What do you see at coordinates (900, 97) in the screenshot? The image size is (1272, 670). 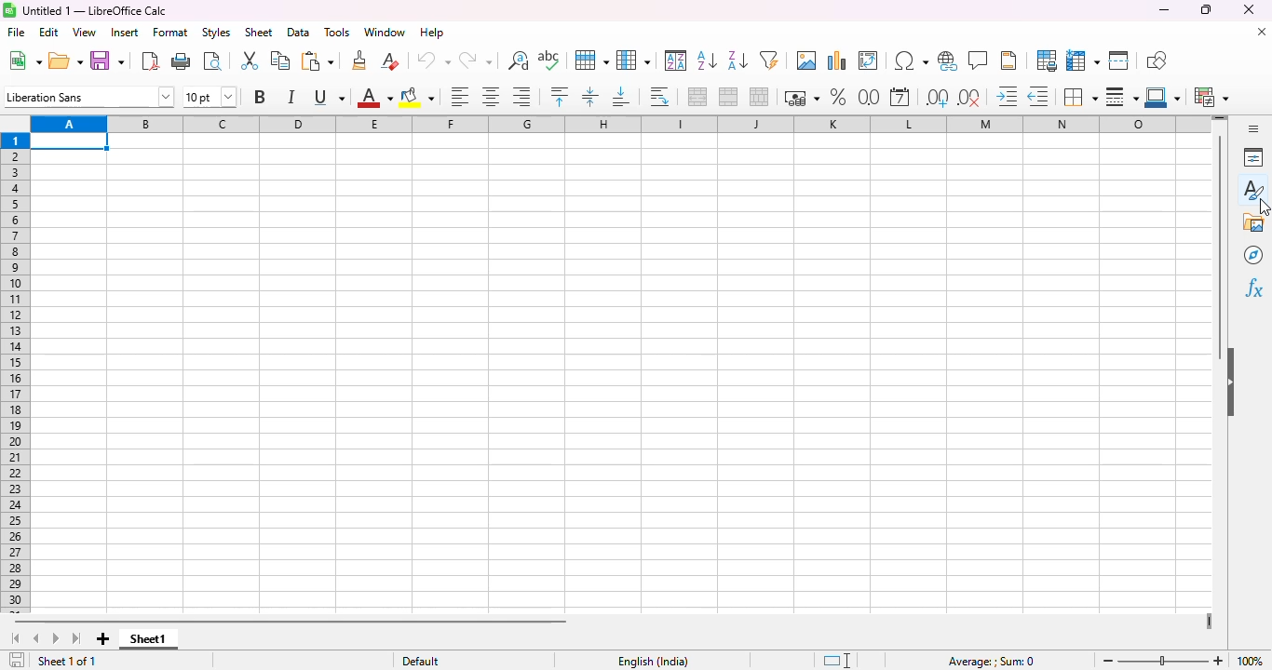 I see `format as date` at bounding box center [900, 97].